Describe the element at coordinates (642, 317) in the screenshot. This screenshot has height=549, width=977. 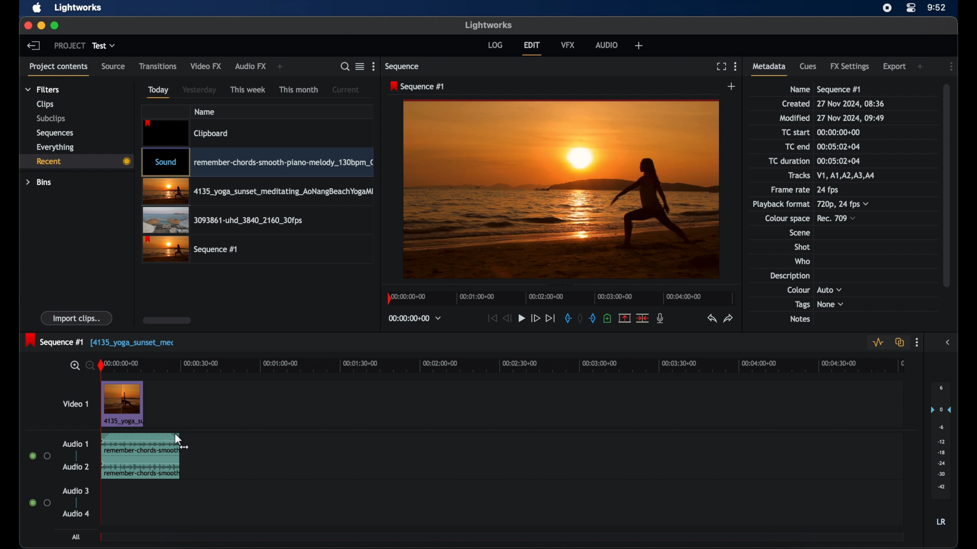
I see `split` at that location.